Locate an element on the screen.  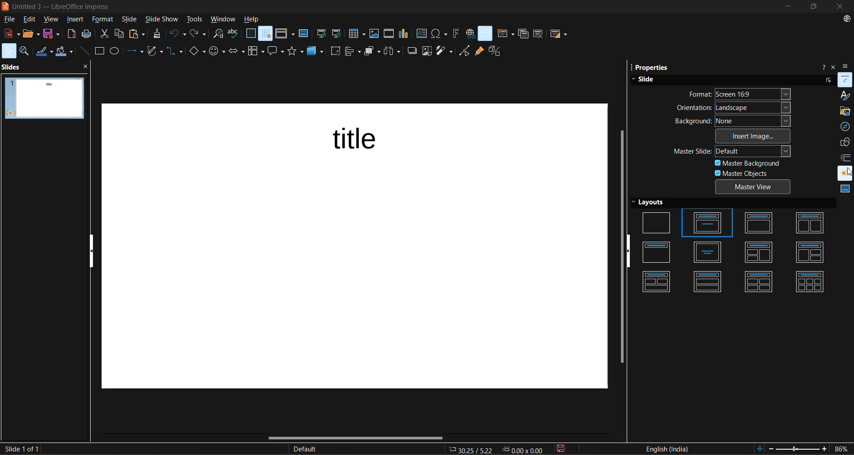
clone formatting is located at coordinates (158, 34).